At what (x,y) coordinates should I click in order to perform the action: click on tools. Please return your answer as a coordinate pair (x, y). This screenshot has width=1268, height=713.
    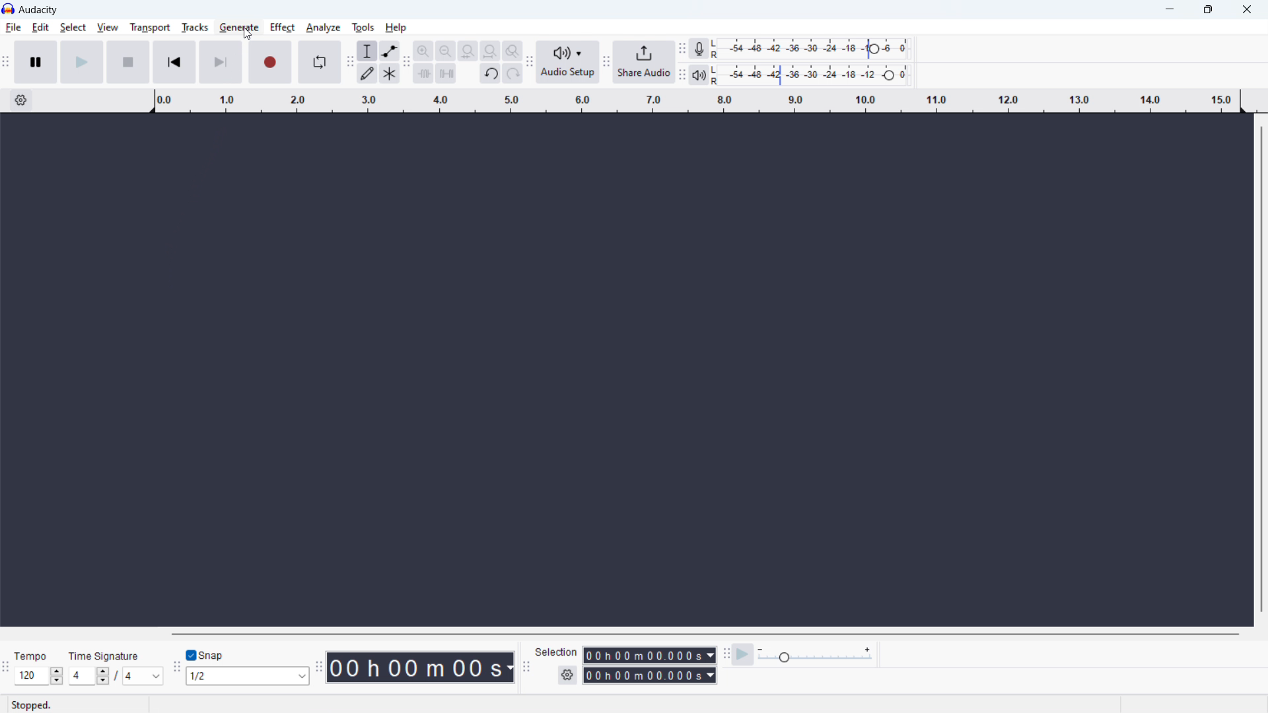
    Looking at the image, I should click on (363, 27).